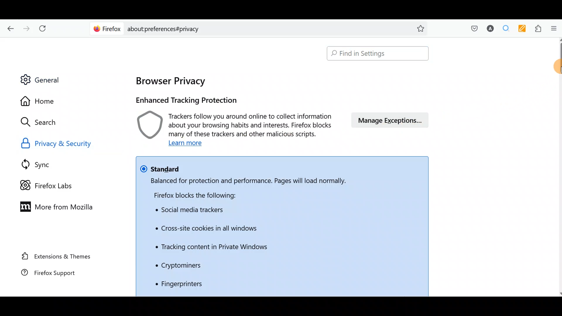  I want to click on Firefox support, so click(56, 276).